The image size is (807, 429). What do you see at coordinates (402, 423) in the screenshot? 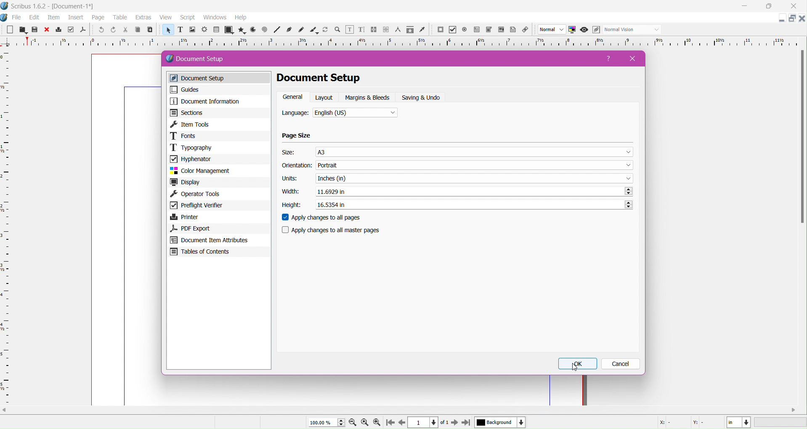
I see `go to previous page` at bounding box center [402, 423].